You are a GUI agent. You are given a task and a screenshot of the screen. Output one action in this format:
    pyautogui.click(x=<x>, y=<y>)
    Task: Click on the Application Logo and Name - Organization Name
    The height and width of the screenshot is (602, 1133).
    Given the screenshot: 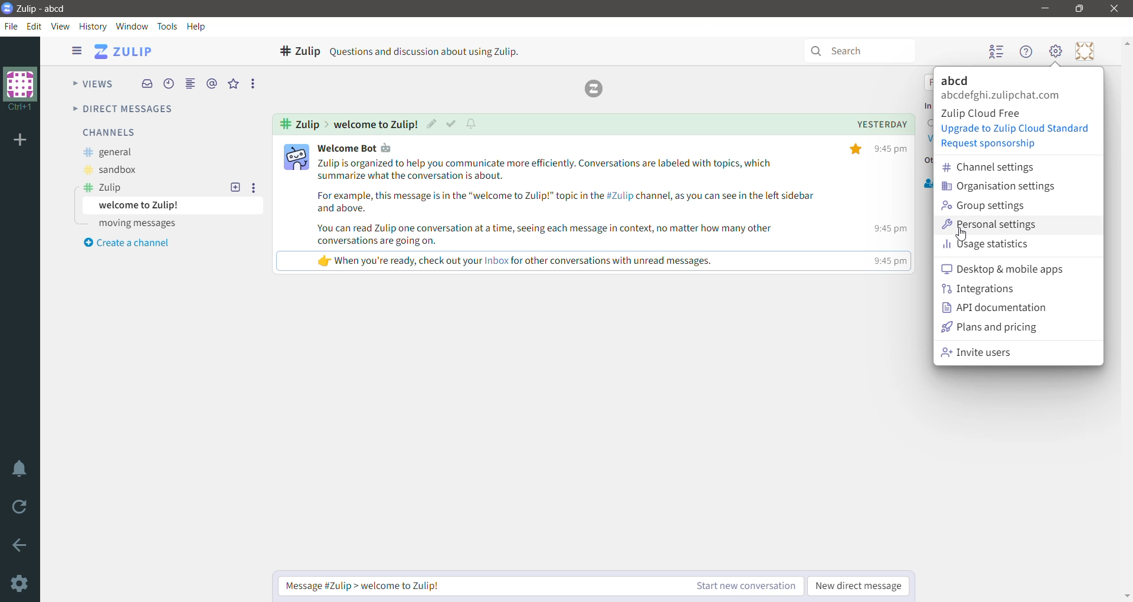 What is the action you would take?
    pyautogui.click(x=40, y=8)
    